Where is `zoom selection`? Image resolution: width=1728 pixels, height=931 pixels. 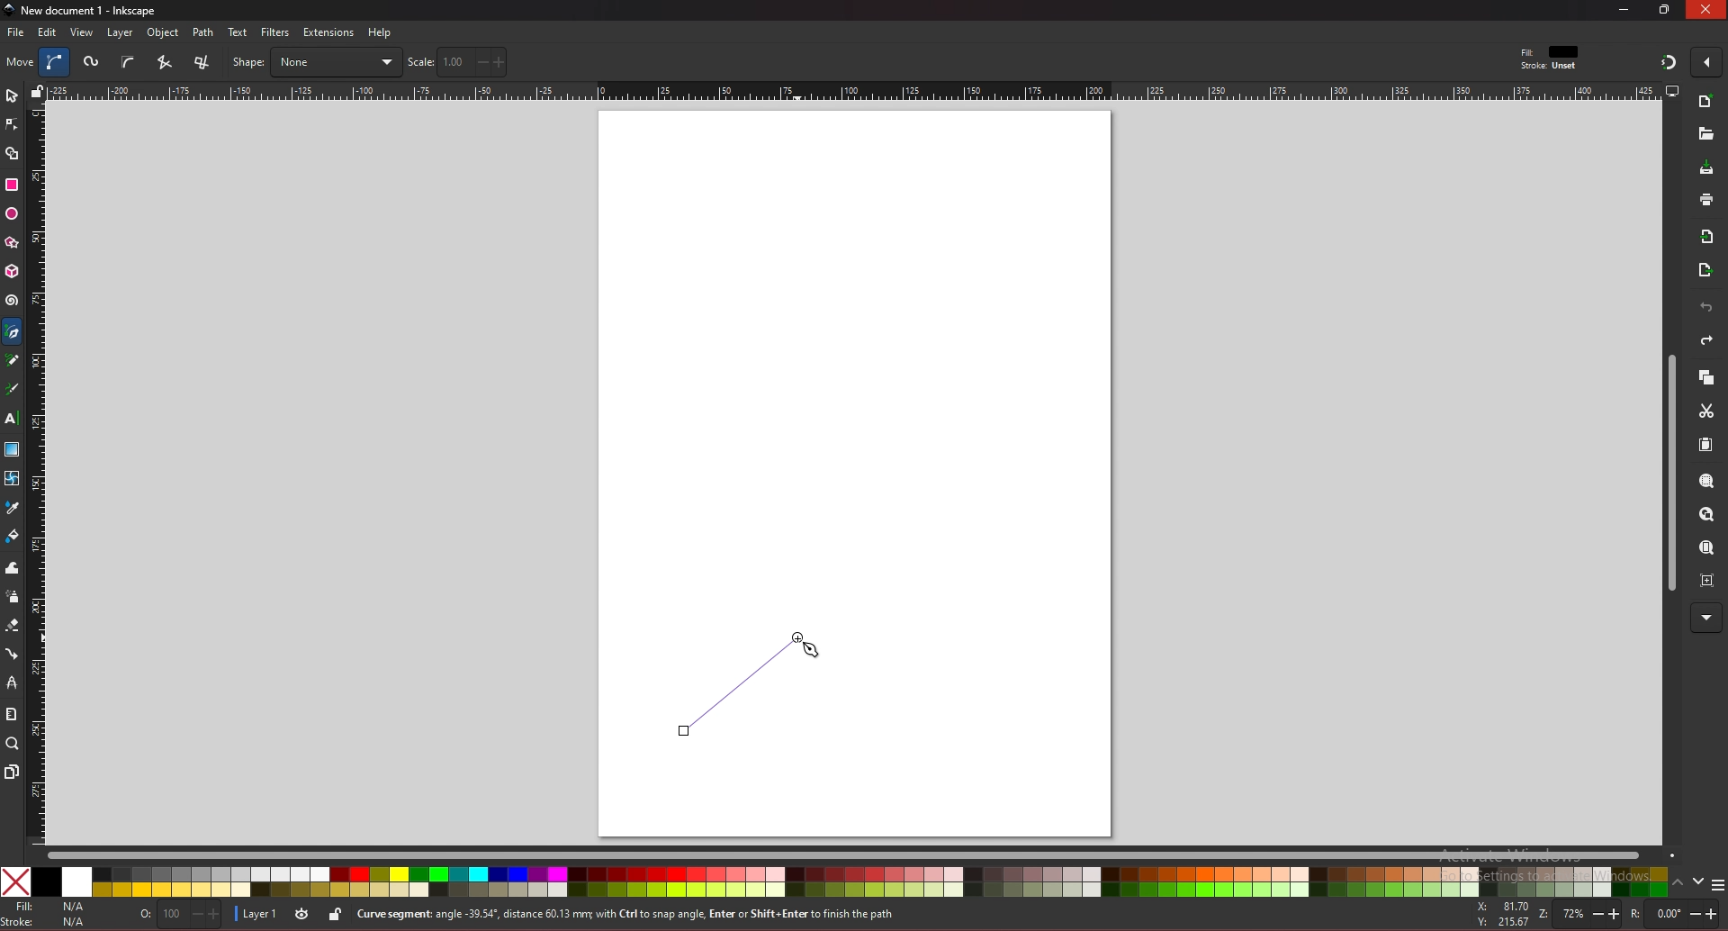 zoom selection is located at coordinates (1708, 483).